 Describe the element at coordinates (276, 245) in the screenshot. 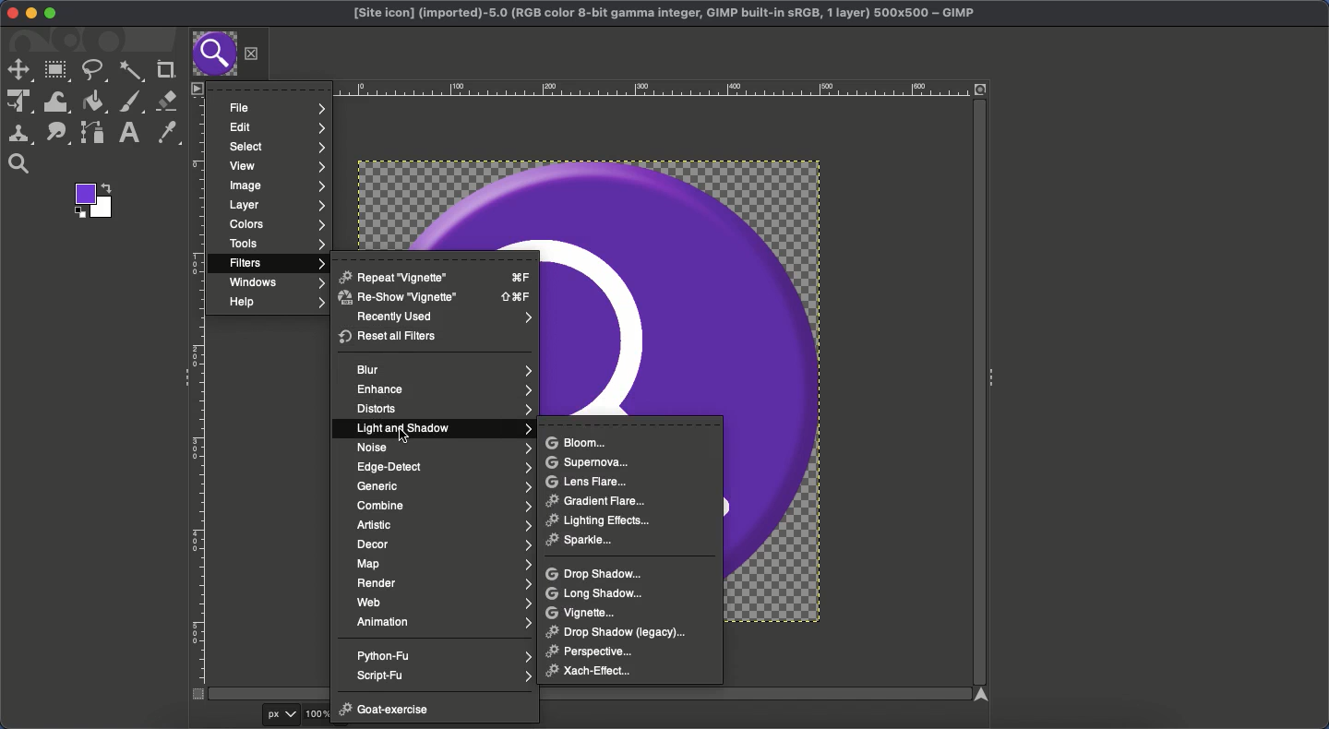

I see `Tools` at that location.